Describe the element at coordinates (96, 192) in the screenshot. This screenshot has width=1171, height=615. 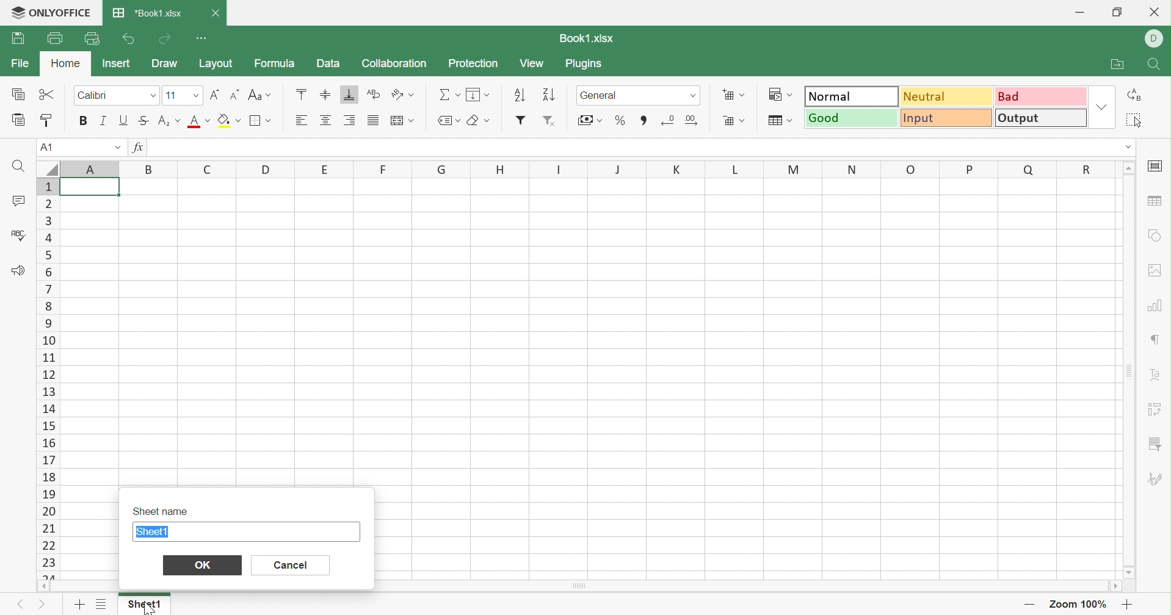
I see `cell A1 highlighted` at that location.